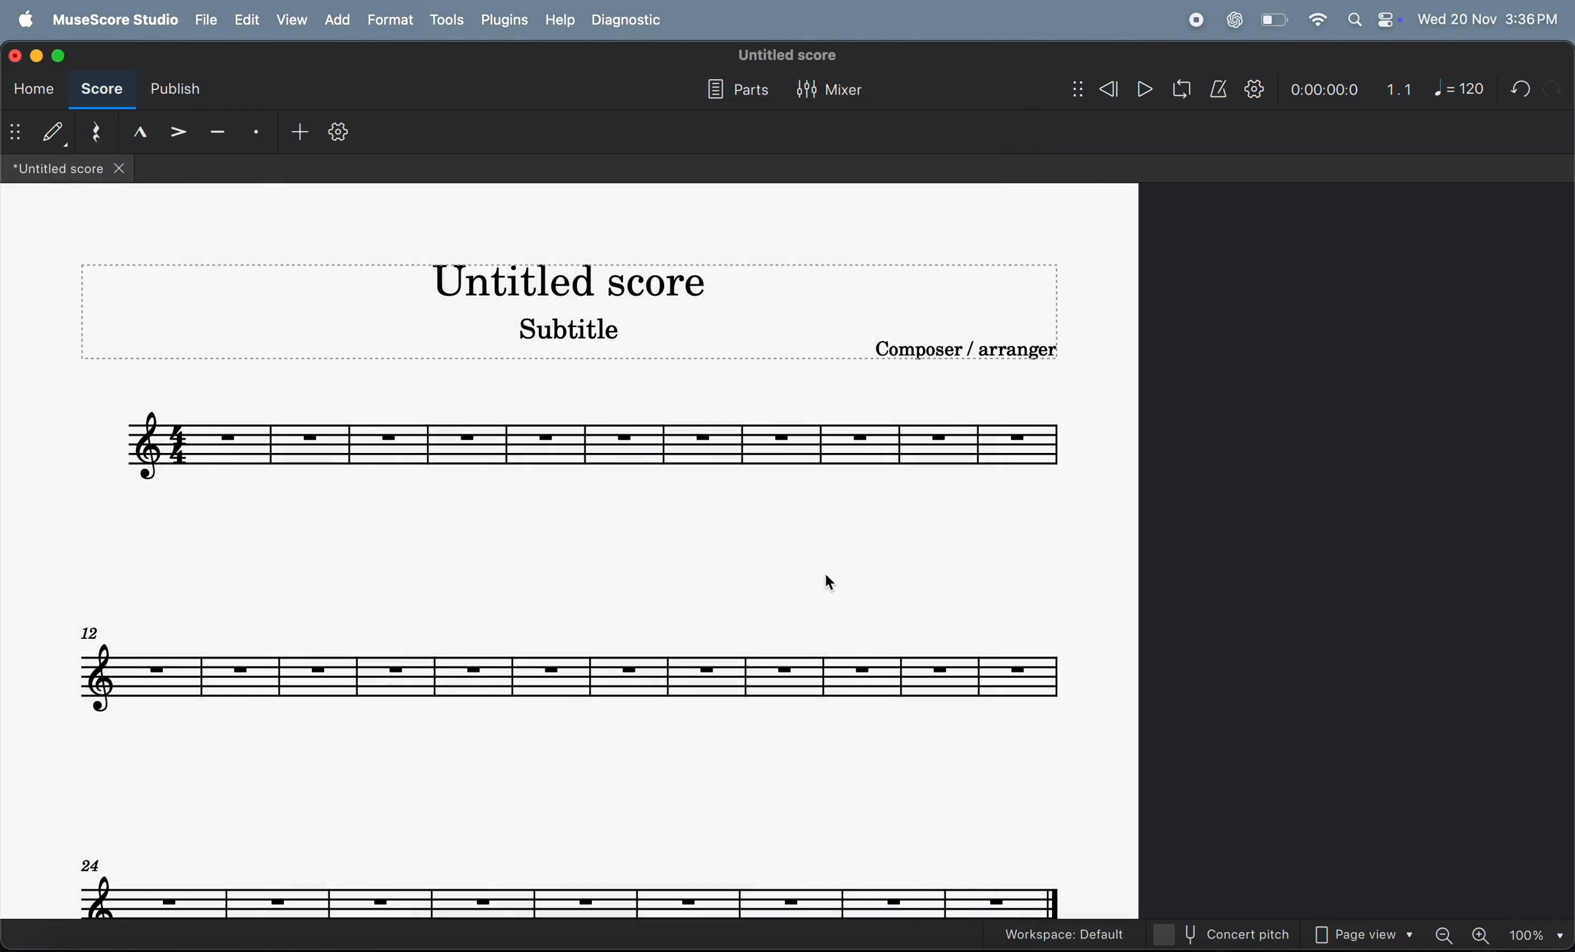 This screenshot has width=1575, height=952. I want to click on apple widgets, so click(1374, 20).